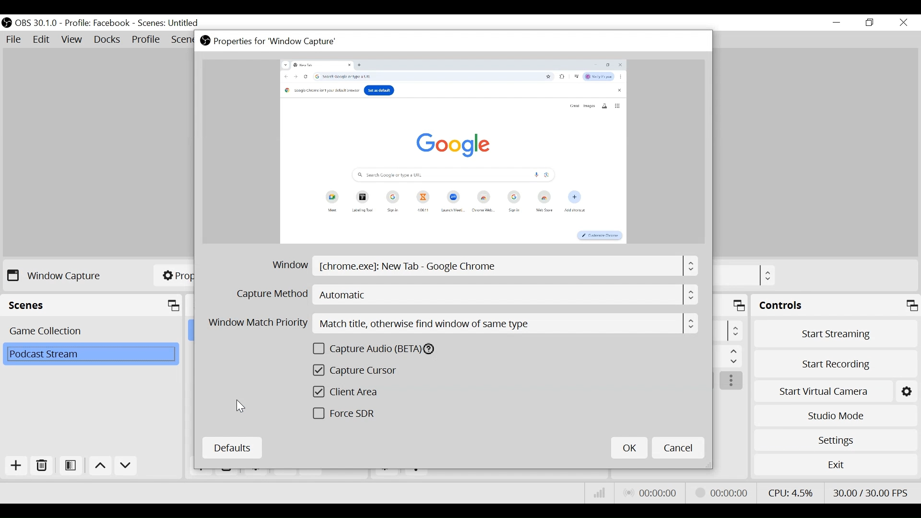 Image resolution: width=921 pixels, height=518 pixels. I want to click on Studio Mode, so click(834, 414).